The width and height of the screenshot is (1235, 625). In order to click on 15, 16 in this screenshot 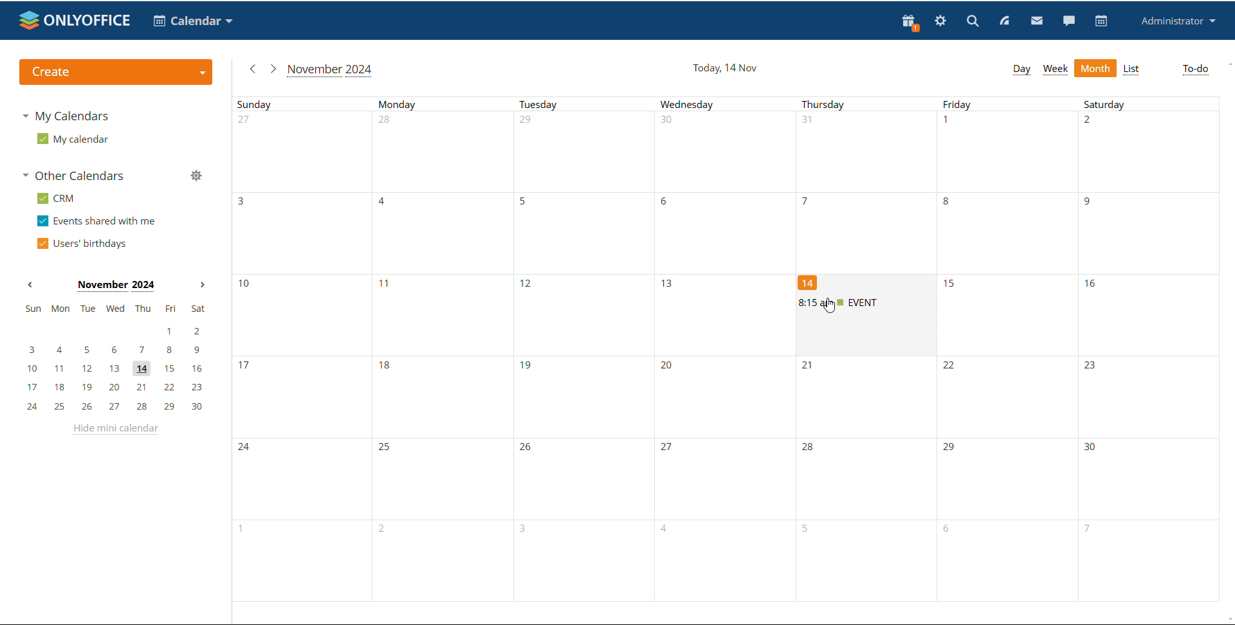, I will do `click(1088, 314)`.